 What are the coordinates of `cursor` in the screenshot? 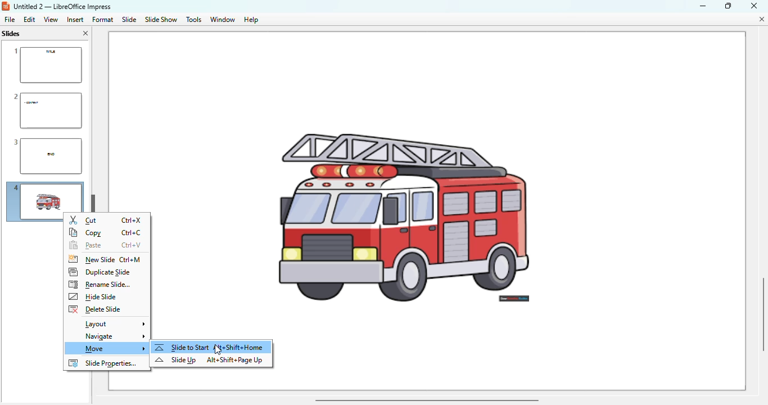 It's located at (218, 350).